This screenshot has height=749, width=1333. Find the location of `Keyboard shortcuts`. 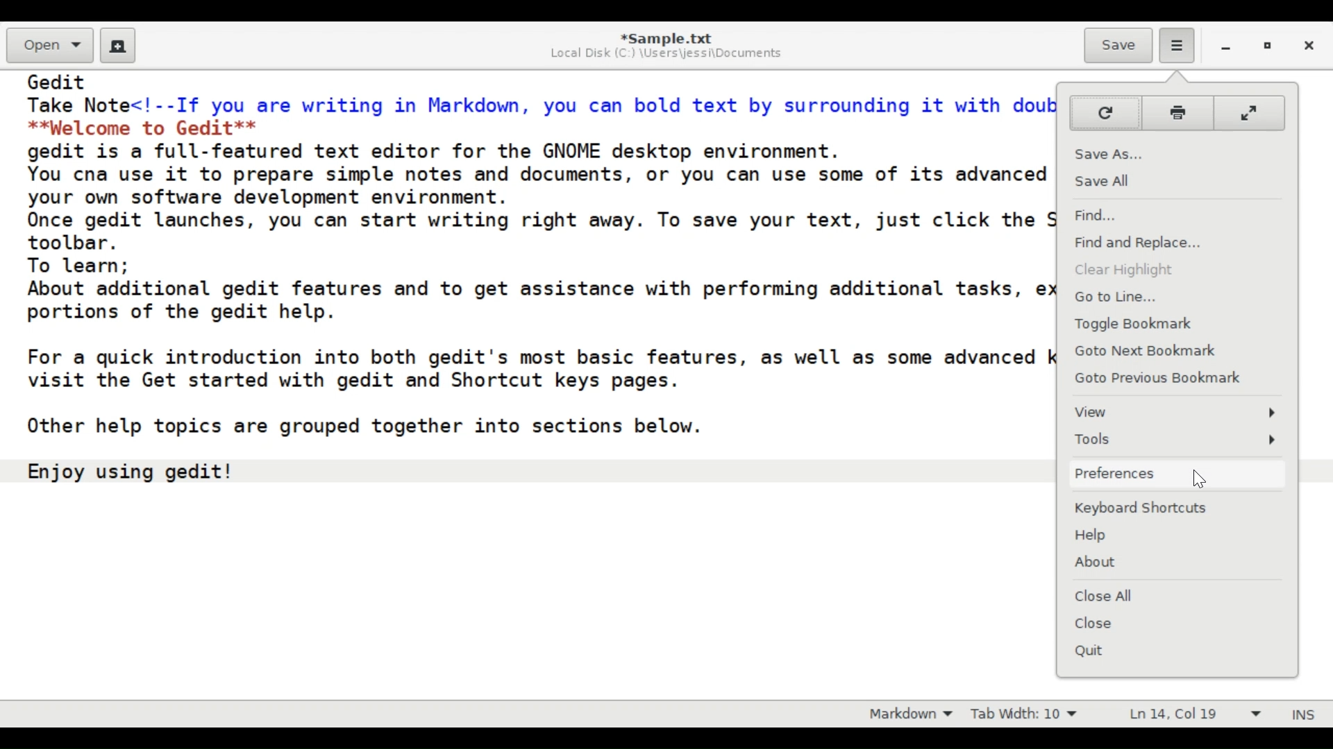

Keyboard shortcuts is located at coordinates (1180, 508).